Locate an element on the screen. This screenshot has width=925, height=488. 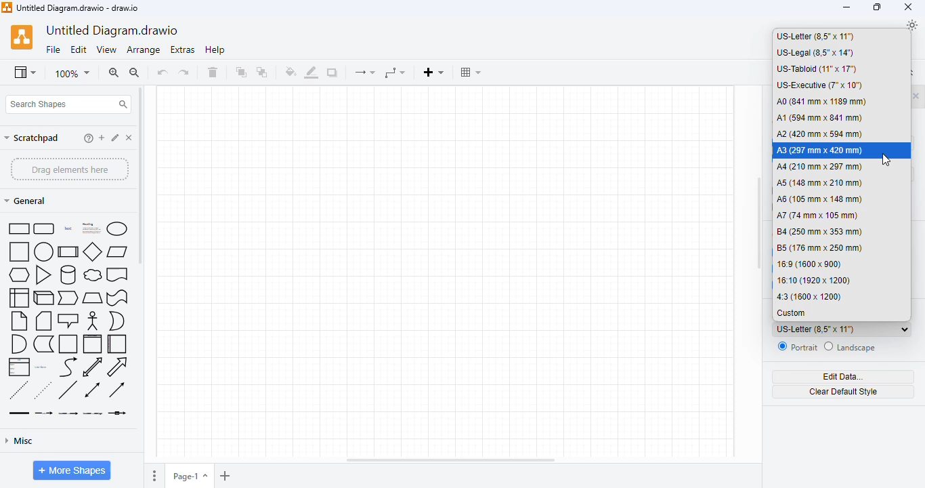
US-Letter is located at coordinates (841, 329).